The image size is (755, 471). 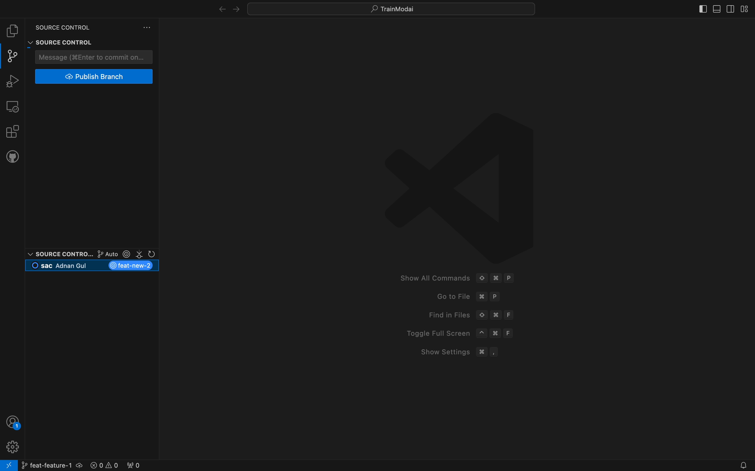 I want to click on Command, so click(x=498, y=334).